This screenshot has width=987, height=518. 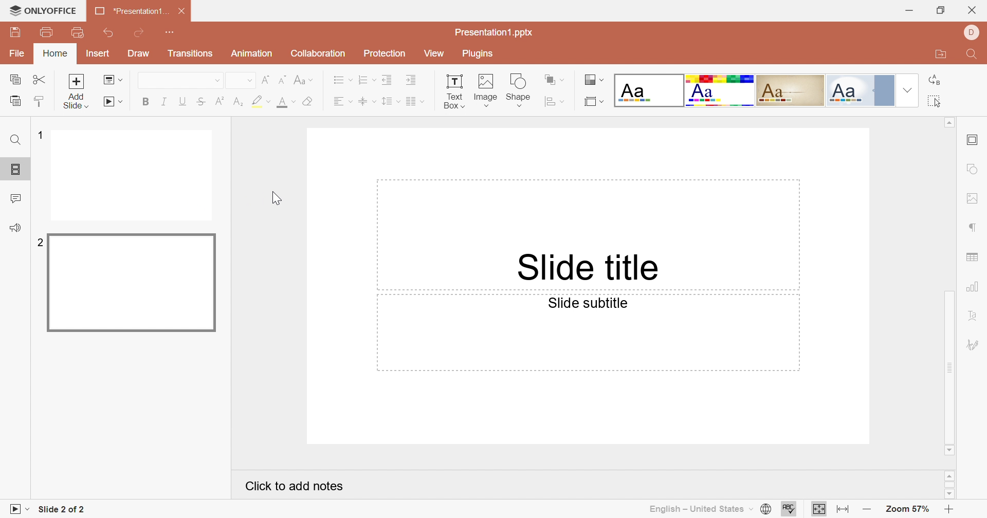 What do you see at coordinates (973, 316) in the screenshot?
I see `Text Art settings` at bounding box center [973, 316].